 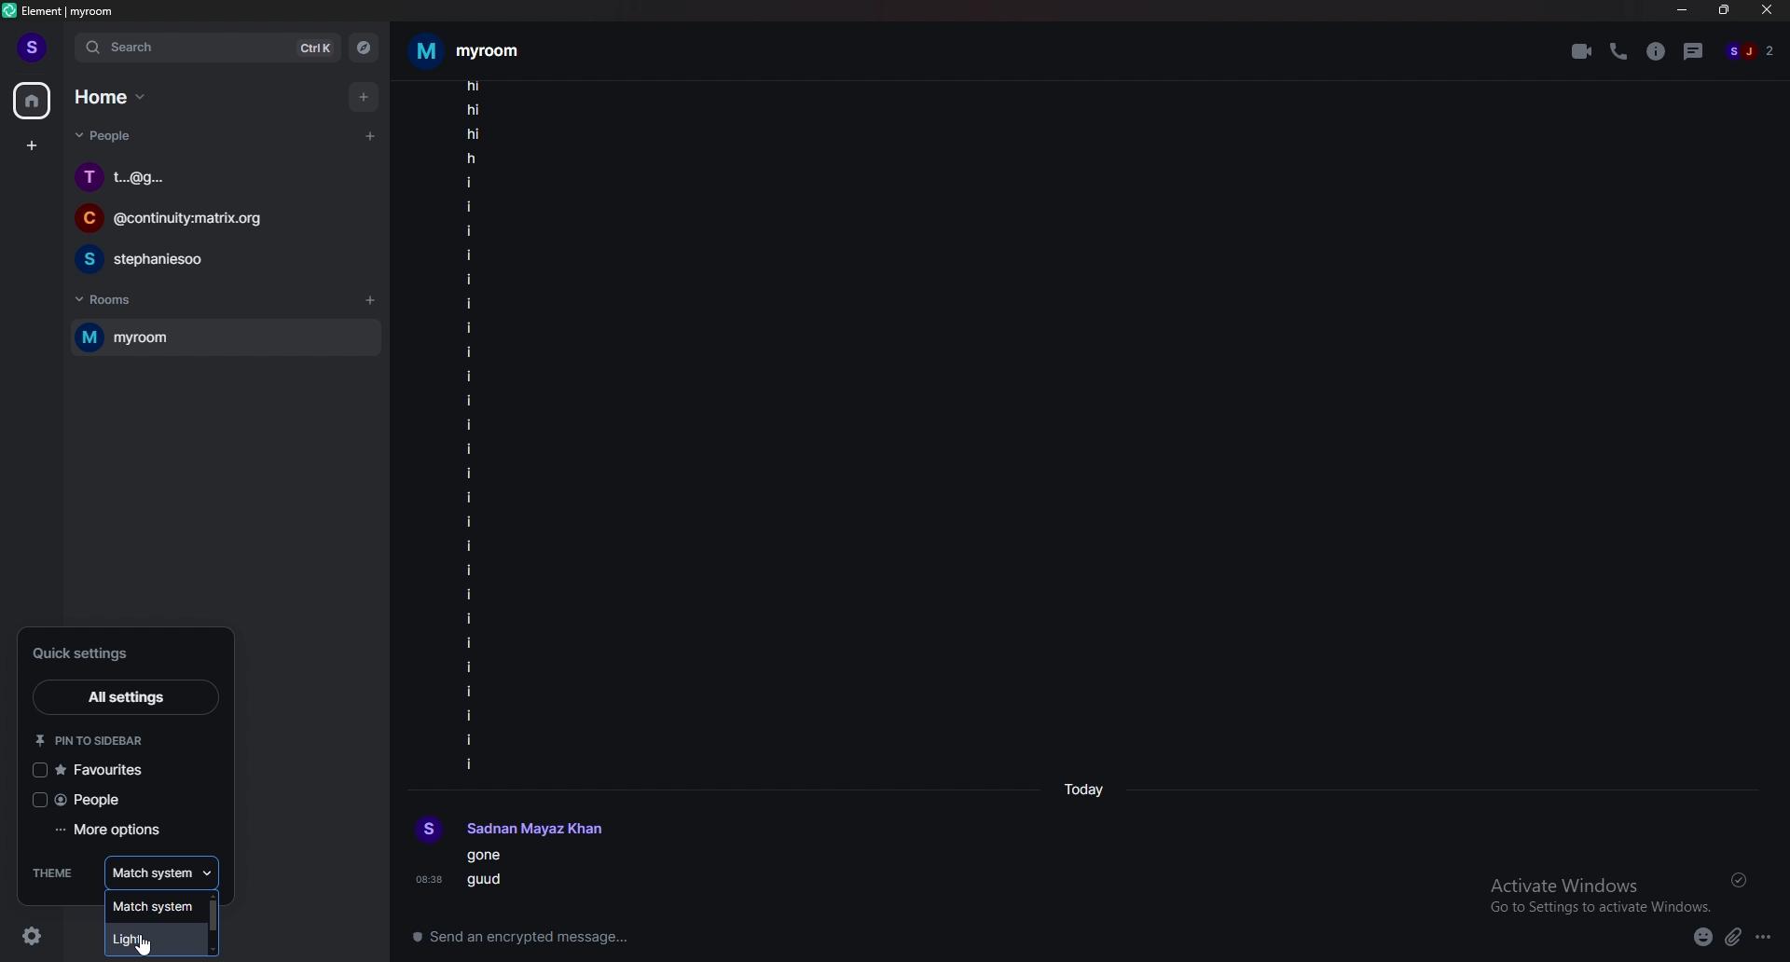 I want to click on options, so click(x=1766, y=937).